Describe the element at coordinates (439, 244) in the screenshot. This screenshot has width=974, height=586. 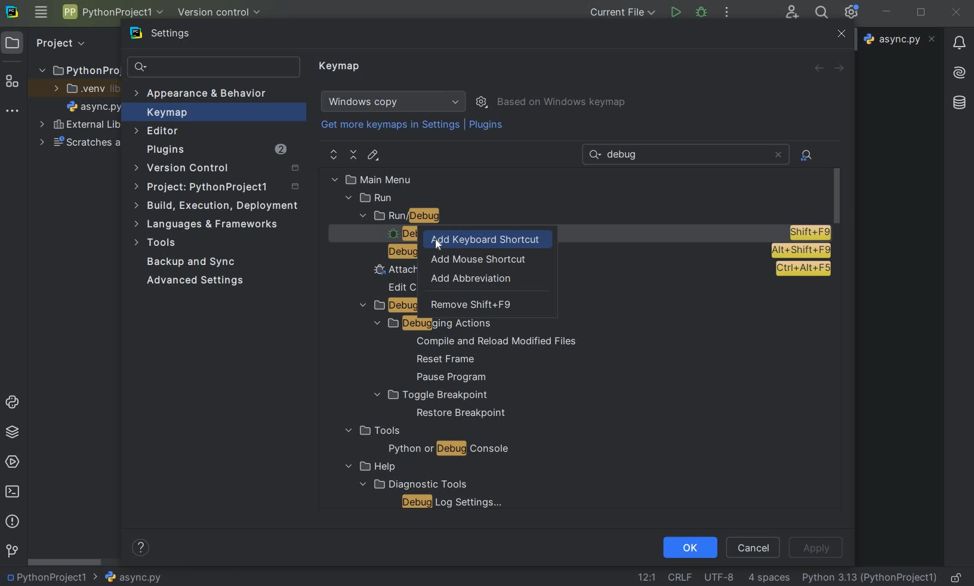
I see `cursor` at that location.